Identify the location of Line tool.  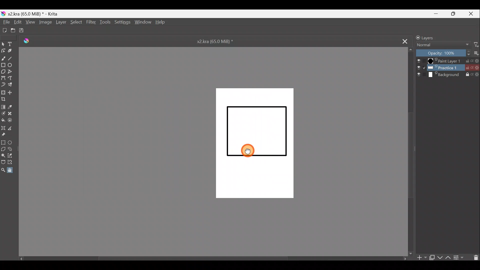
(12, 57).